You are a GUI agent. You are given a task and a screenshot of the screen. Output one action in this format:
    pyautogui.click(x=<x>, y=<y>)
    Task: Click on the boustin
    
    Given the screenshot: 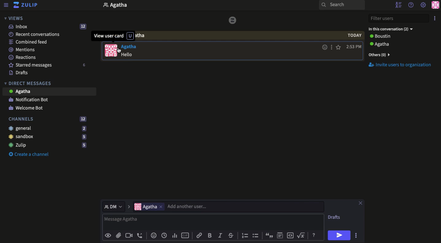 What is the action you would take?
    pyautogui.click(x=396, y=37)
    